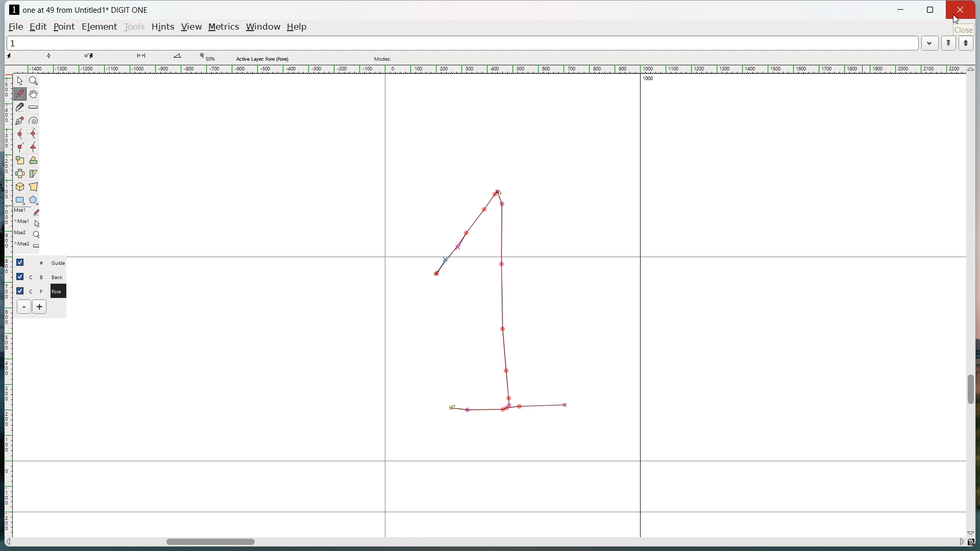 This screenshot has width=980, height=551. I want to click on distance between points, so click(148, 57).